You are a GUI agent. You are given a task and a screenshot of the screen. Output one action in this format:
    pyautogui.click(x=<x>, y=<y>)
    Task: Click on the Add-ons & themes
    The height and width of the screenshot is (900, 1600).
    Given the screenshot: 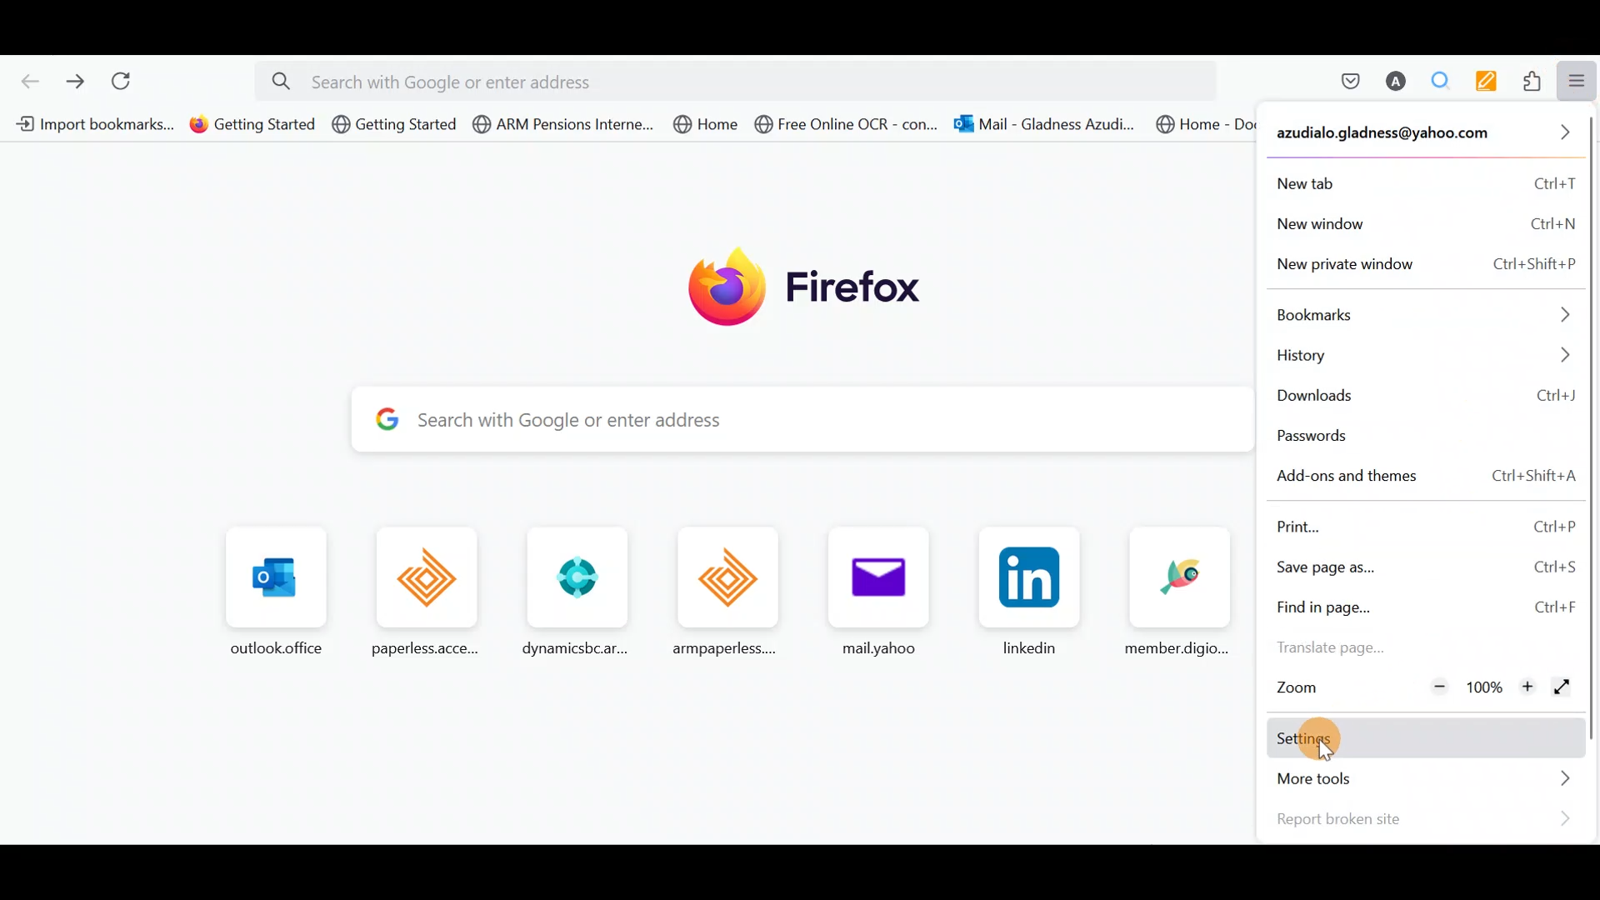 What is the action you would take?
    pyautogui.click(x=1424, y=482)
    